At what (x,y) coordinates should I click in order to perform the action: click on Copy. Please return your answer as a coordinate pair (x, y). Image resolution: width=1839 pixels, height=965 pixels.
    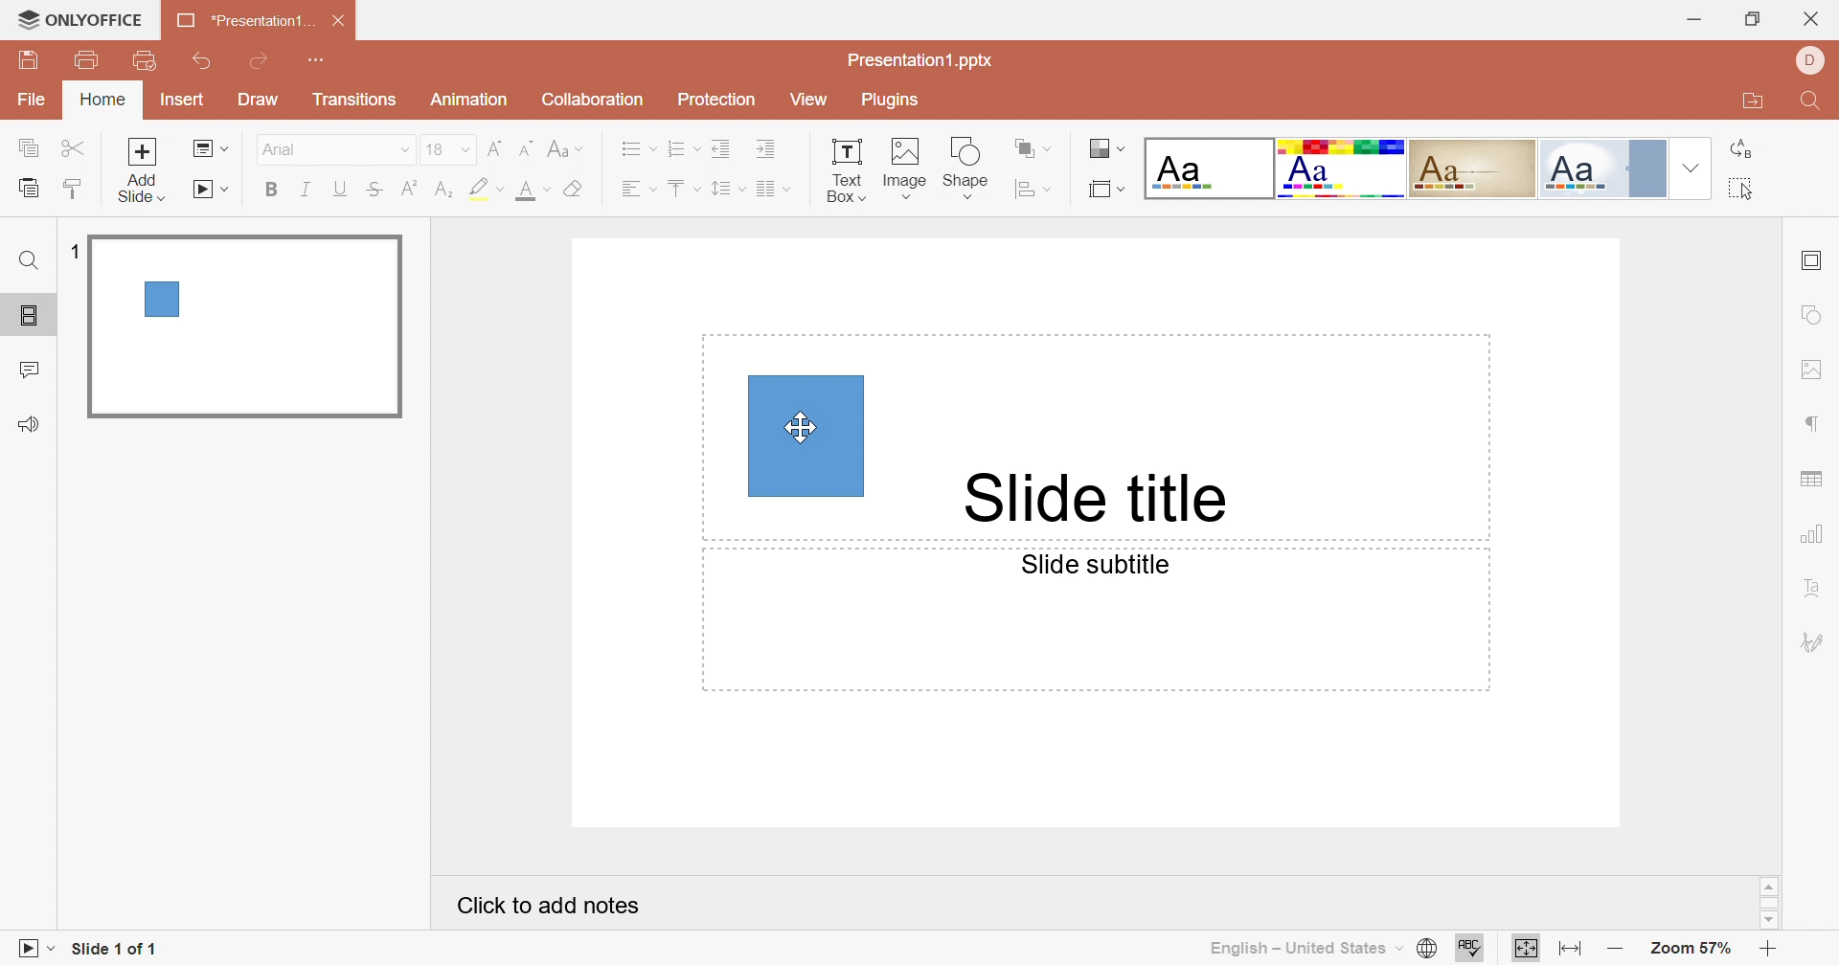
    Looking at the image, I should click on (30, 149).